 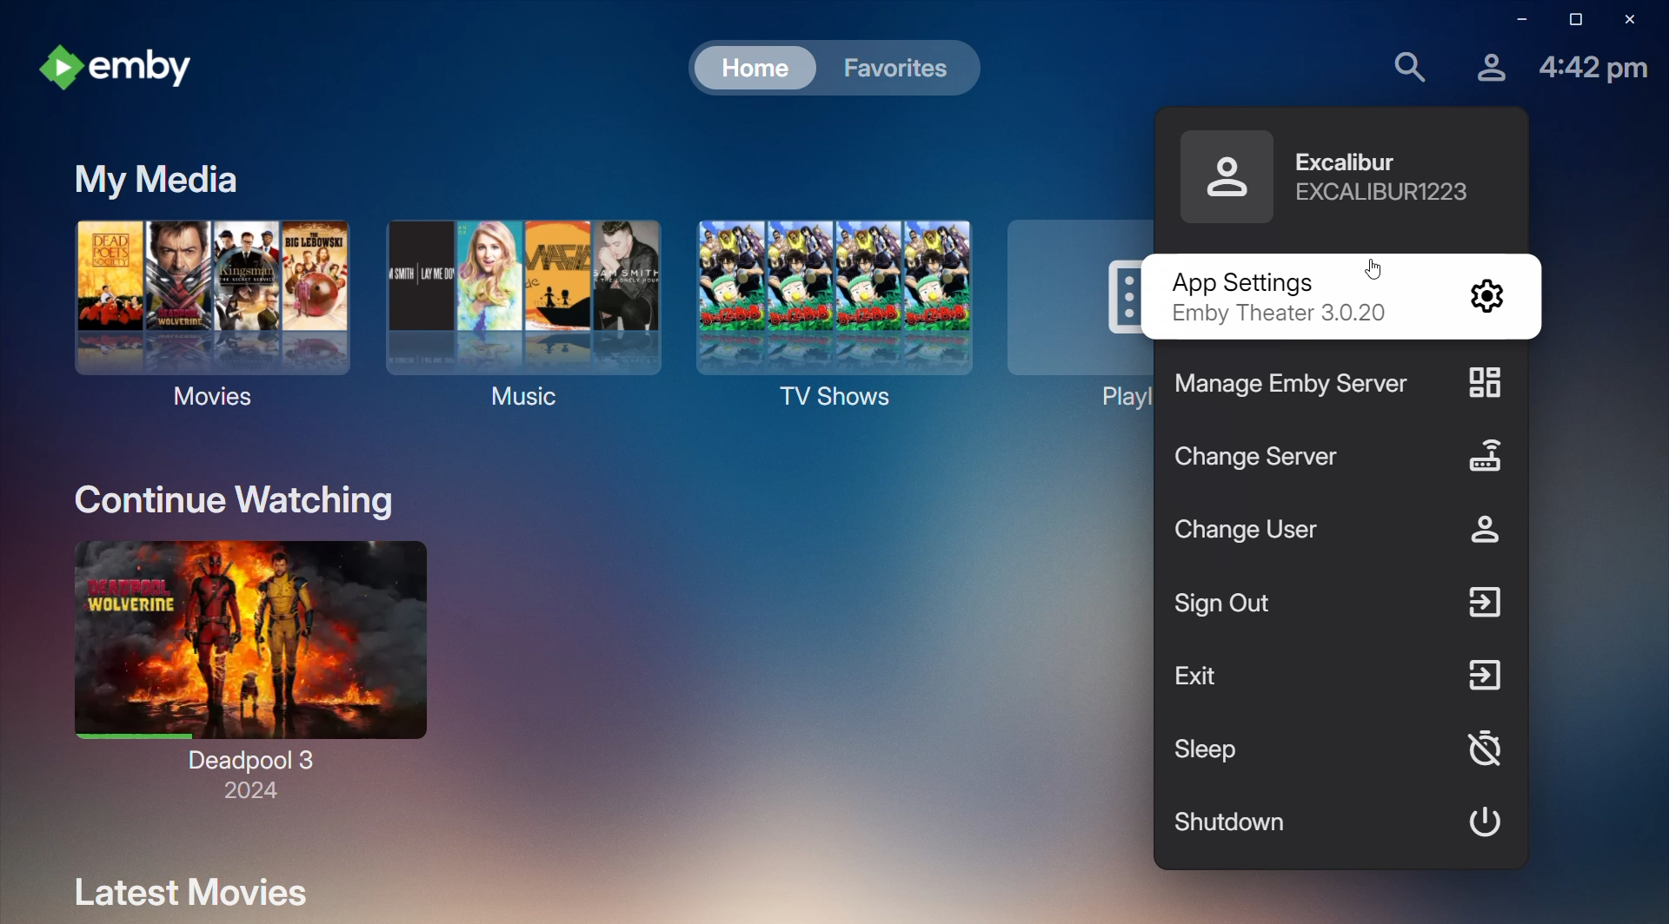 I want to click on Playlists, so click(x=1073, y=313).